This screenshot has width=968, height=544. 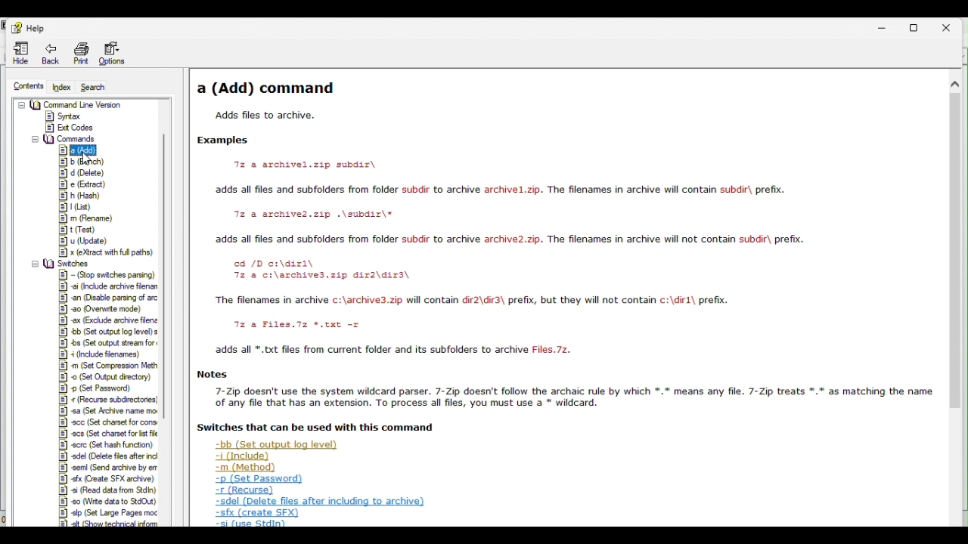 What do you see at coordinates (88, 158) in the screenshot?
I see `Cursor` at bounding box center [88, 158].